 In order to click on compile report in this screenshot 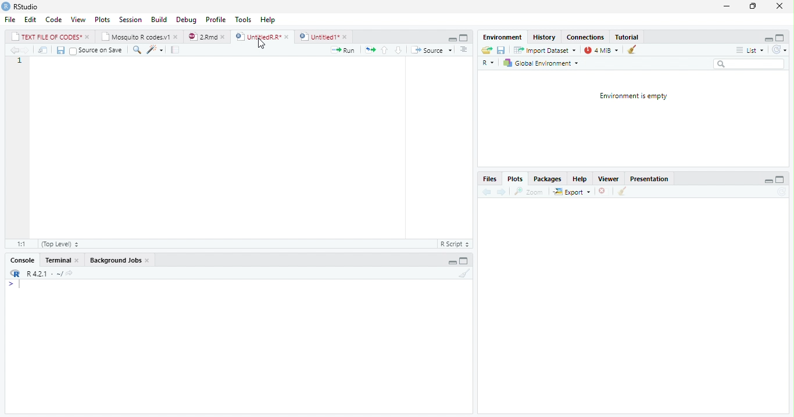, I will do `click(177, 51)`.